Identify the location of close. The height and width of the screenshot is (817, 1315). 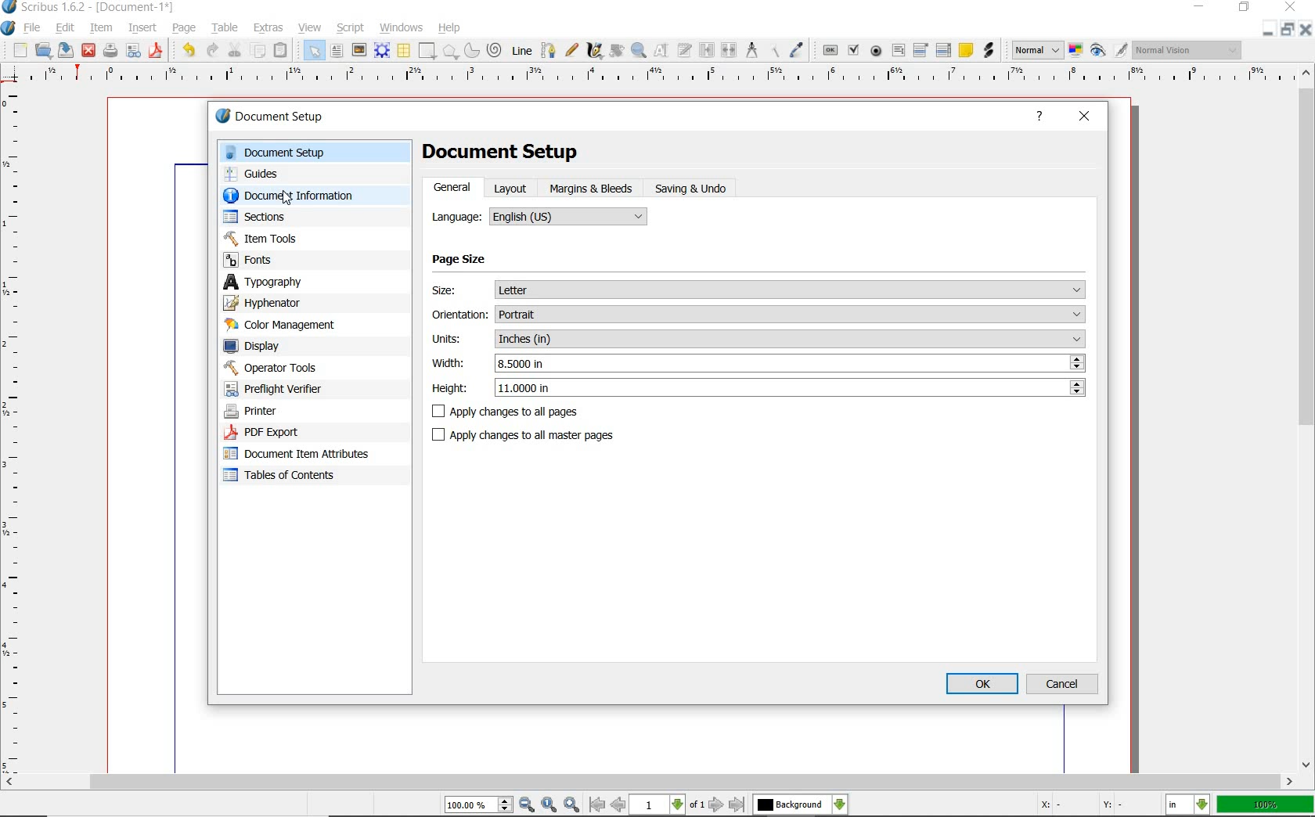
(1085, 117).